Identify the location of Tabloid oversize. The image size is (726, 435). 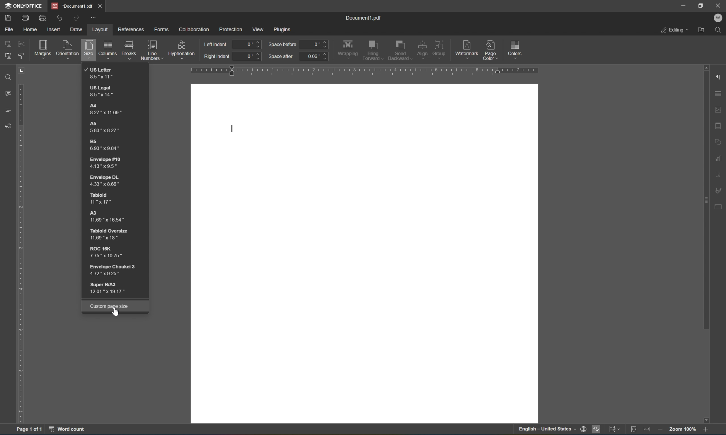
(107, 234).